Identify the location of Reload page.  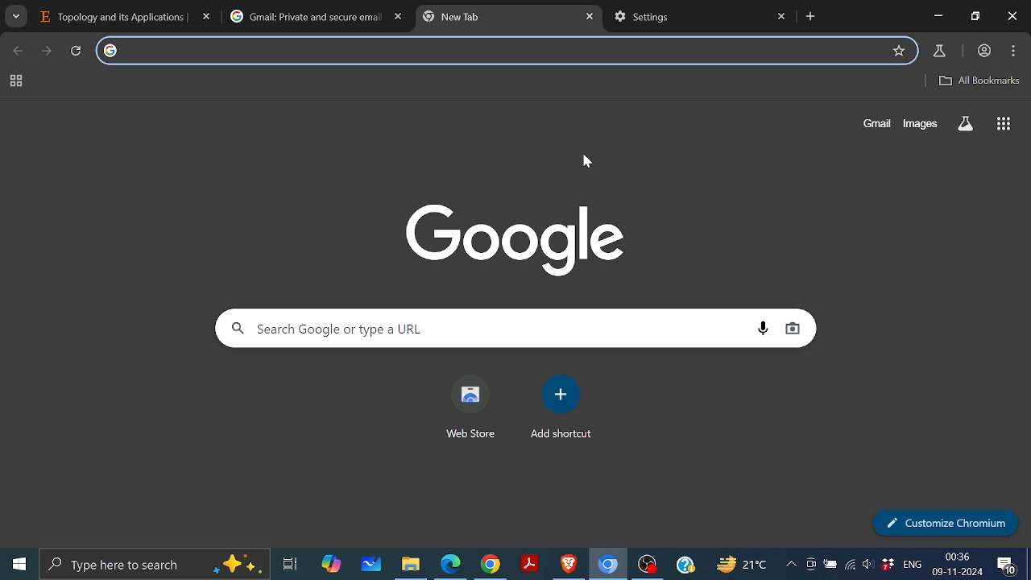
(77, 50).